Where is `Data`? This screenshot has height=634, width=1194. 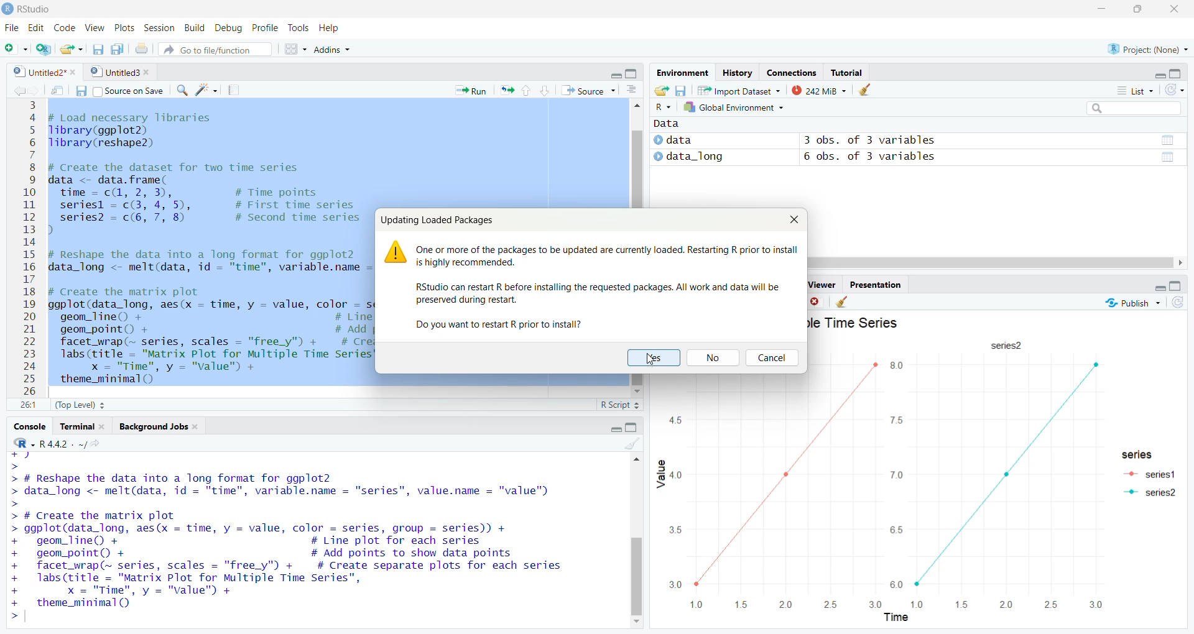
Data is located at coordinates (669, 124).